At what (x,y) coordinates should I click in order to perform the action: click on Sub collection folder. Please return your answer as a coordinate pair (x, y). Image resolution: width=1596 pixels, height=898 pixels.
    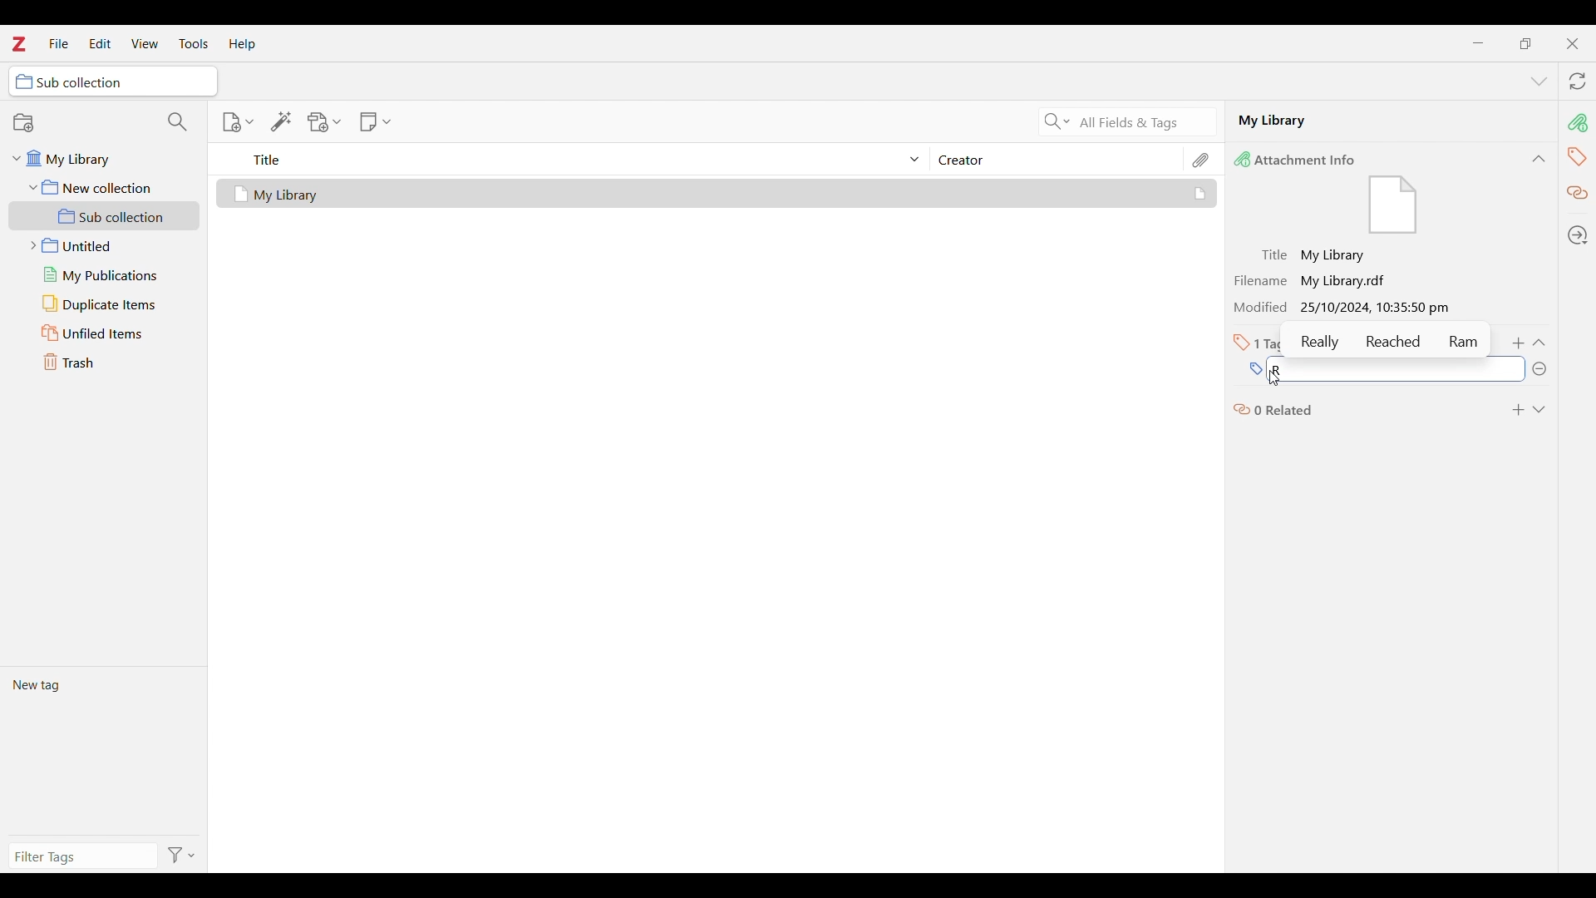
    Looking at the image, I should click on (105, 216).